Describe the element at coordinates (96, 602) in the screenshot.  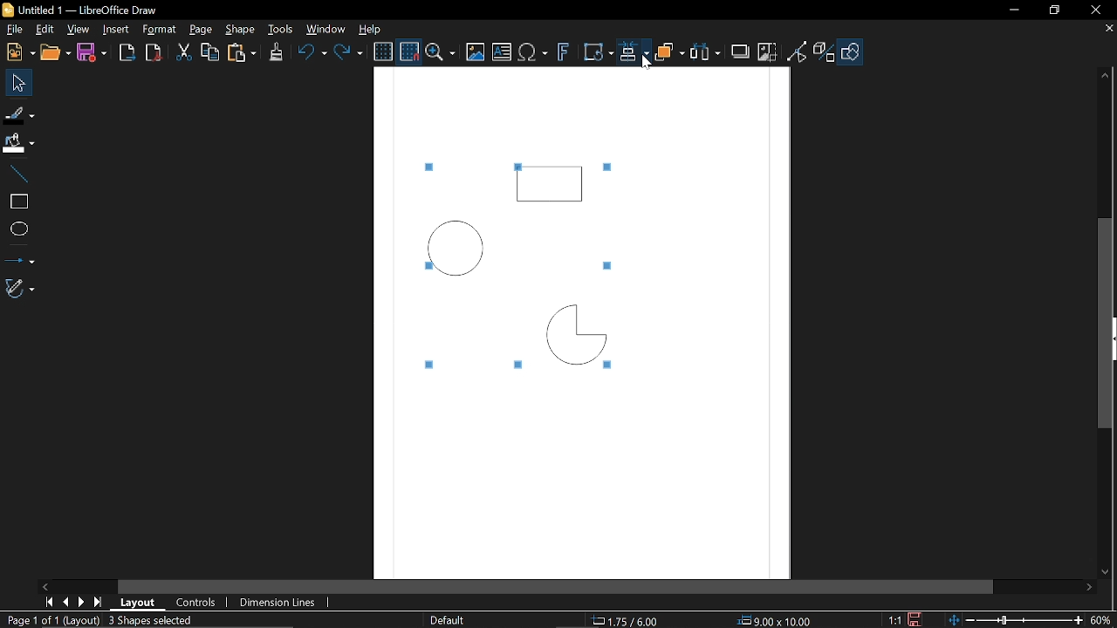
I see `last page` at that location.